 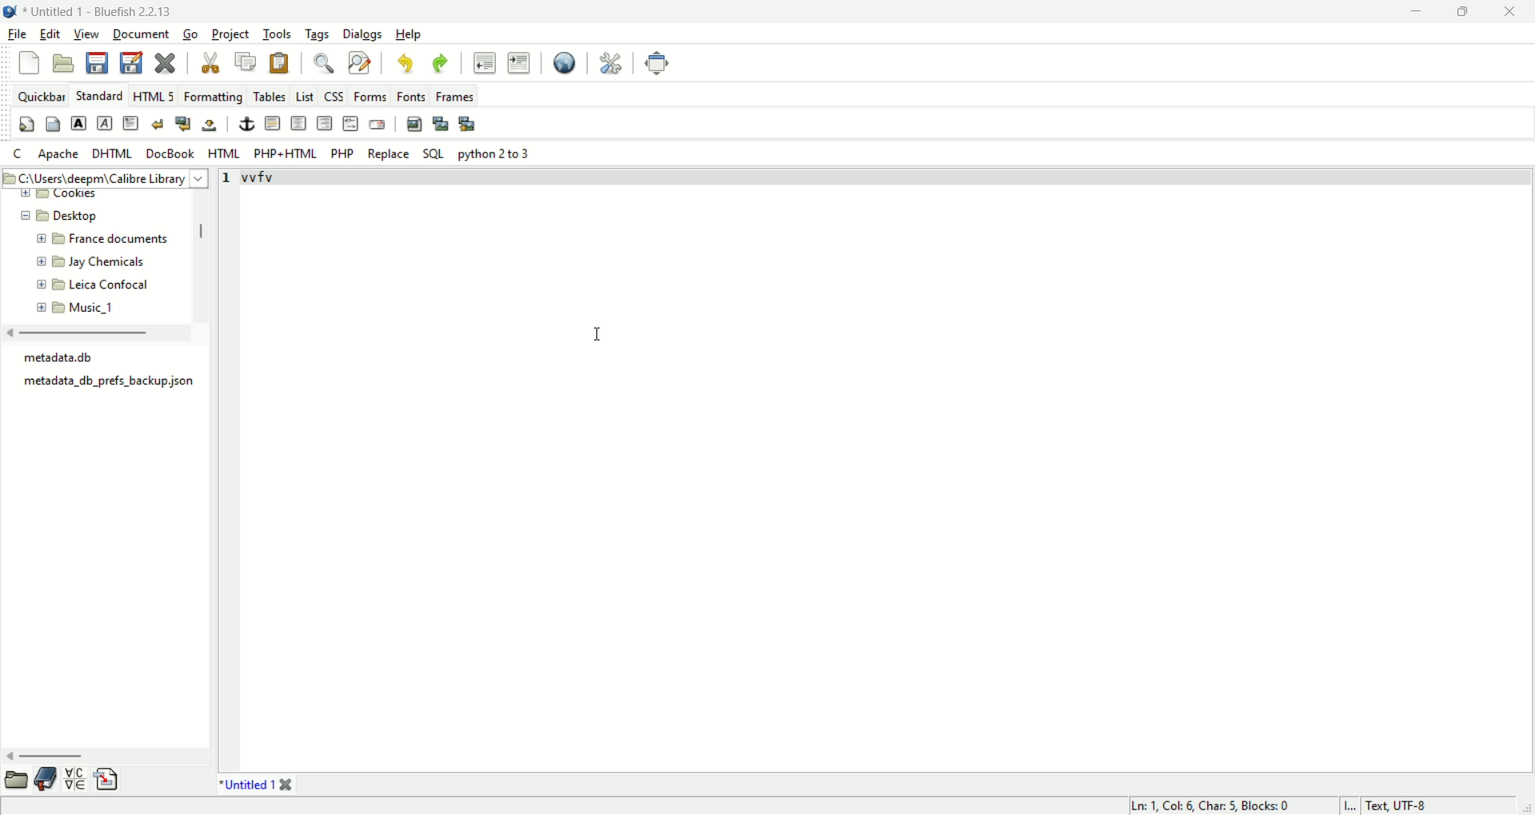 I want to click on C:\Users\deepm\Calibre Library, so click(x=102, y=179).